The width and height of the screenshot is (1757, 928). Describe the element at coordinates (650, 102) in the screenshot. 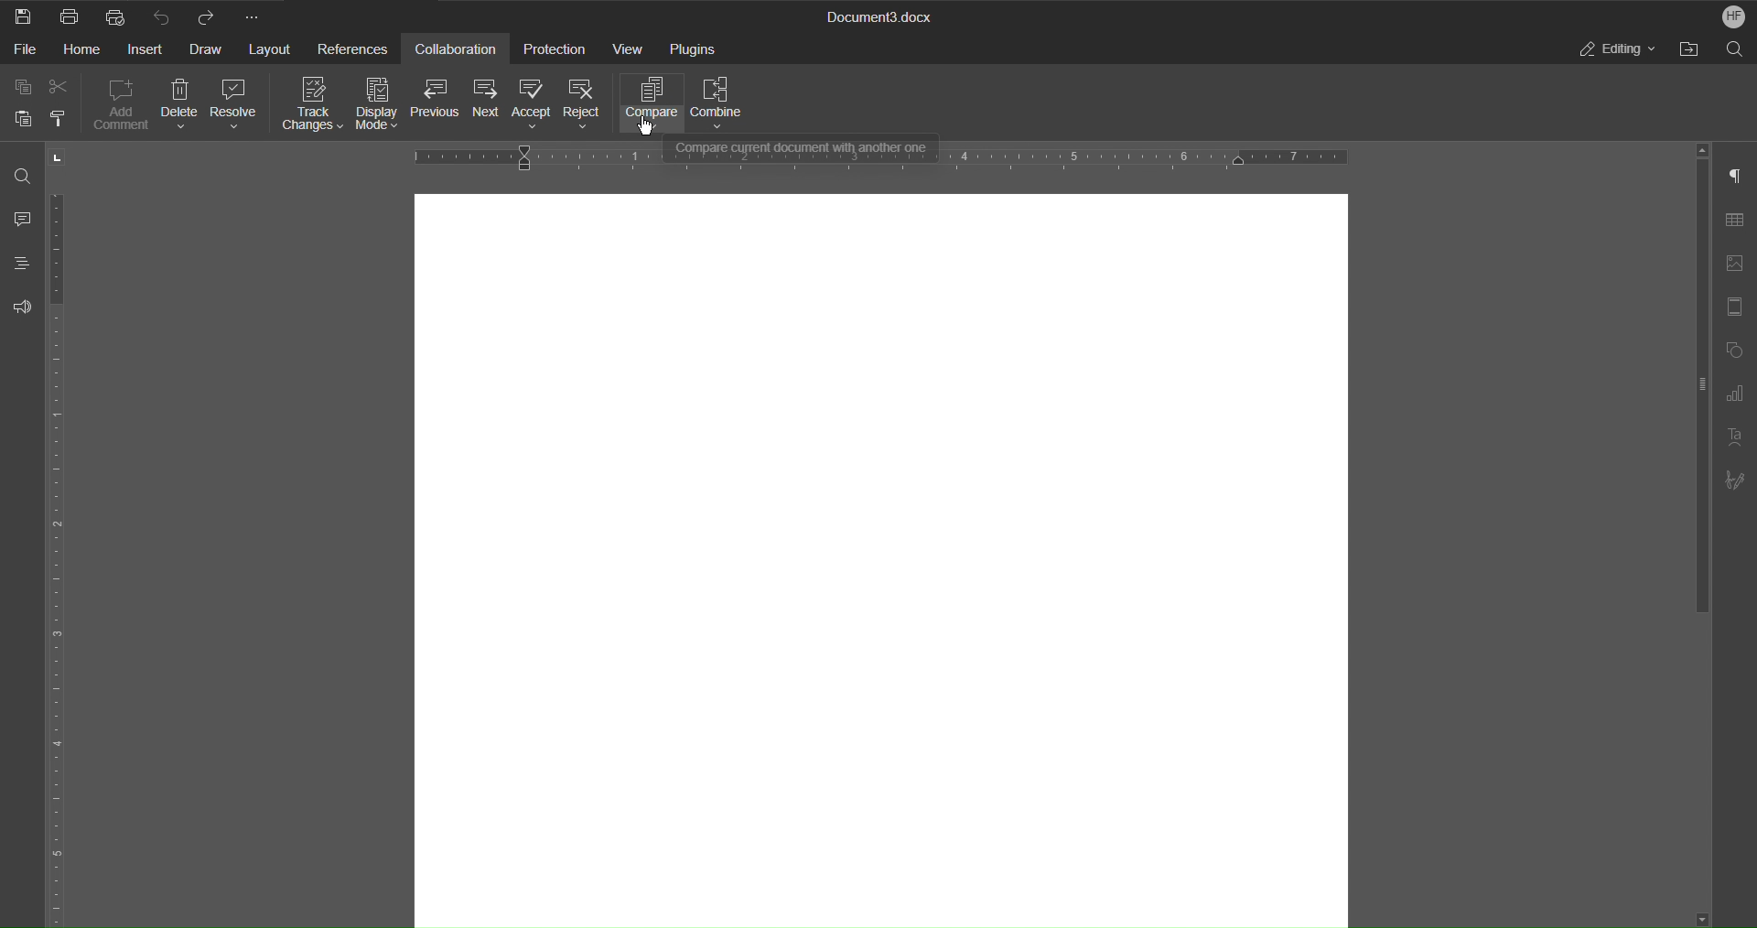

I see `Compare` at that location.